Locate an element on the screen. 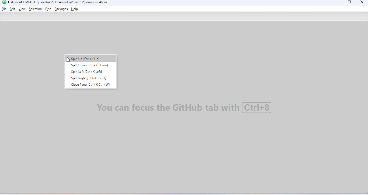  Close is located at coordinates (360, 3).